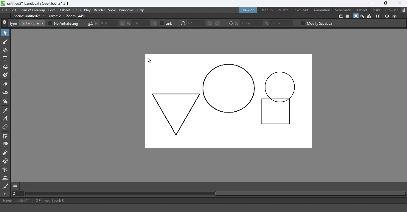 The width and height of the screenshot is (407, 212). Describe the element at coordinates (183, 24) in the screenshot. I see `Rotate` at that location.